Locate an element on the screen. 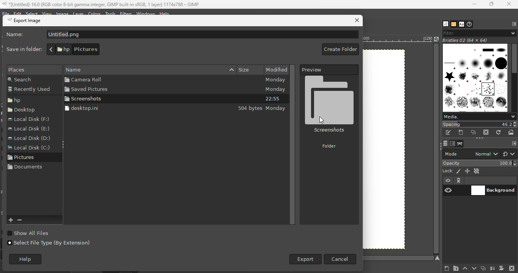 The image size is (518, 273). Saved pictures folder is located at coordinates (134, 89).